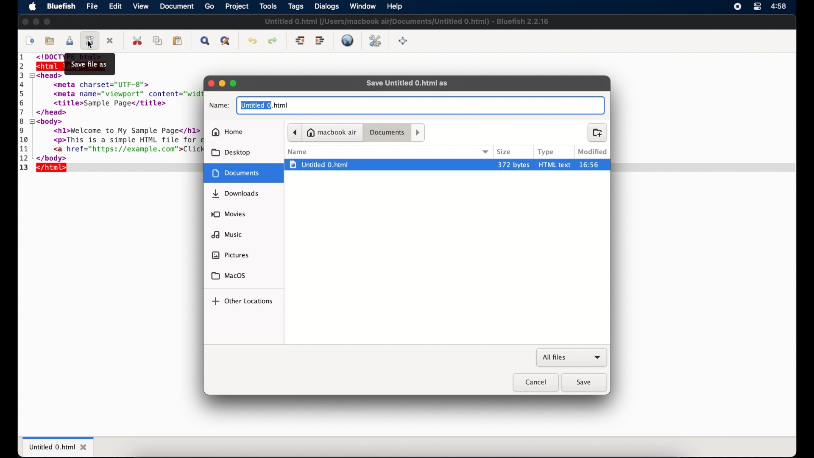 This screenshot has width=814, height=458. Describe the element at coordinates (22, 130) in the screenshot. I see `9` at that location.